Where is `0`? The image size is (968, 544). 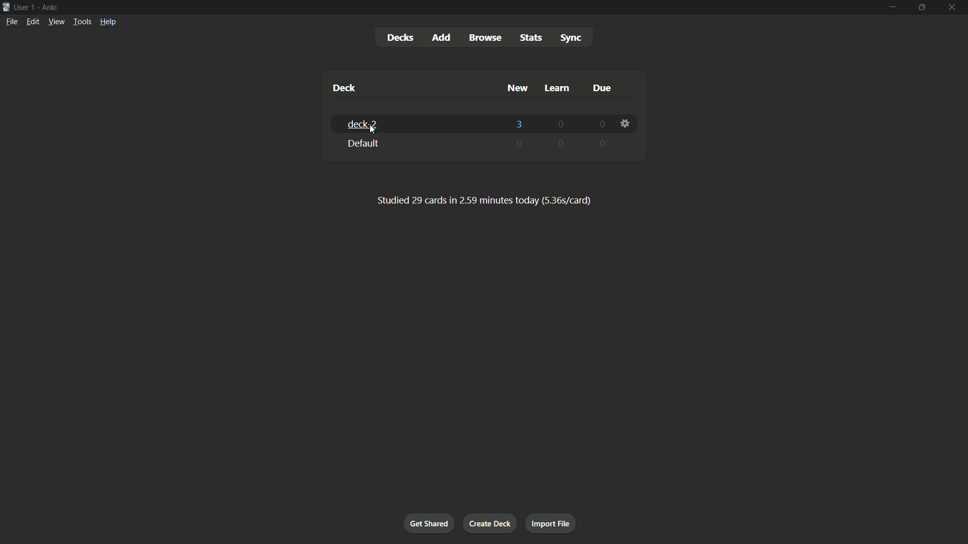
0 is located at coordinates (601, 146).